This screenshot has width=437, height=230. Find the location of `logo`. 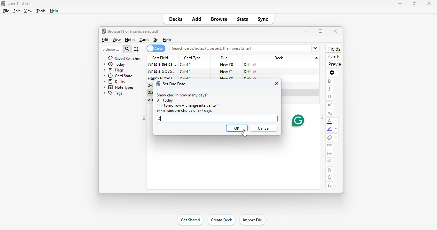

logo is located at coordinates (158, 84).